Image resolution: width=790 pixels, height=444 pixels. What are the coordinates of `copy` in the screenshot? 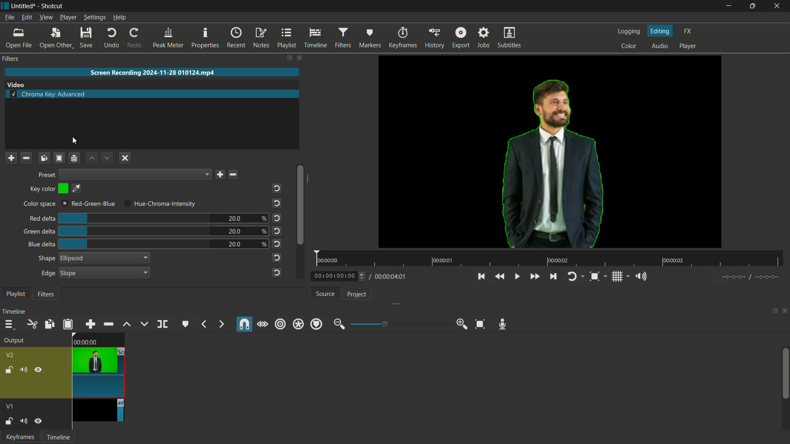 It's located at (49, 324).